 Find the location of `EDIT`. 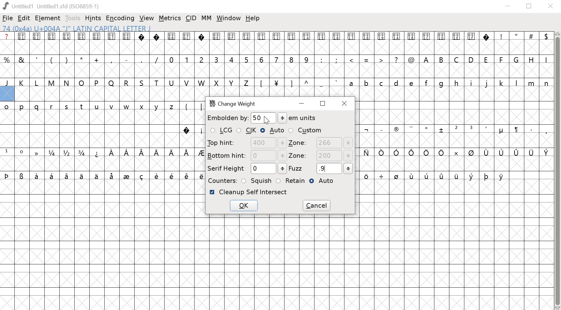

EDIT is located at coordinates (24, 19).